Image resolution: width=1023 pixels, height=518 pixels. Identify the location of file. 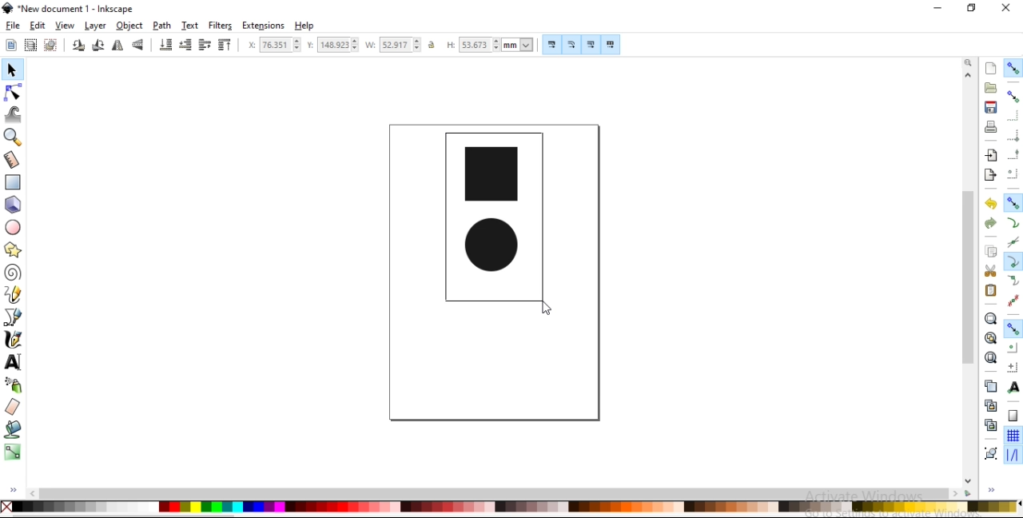
(14, 26).